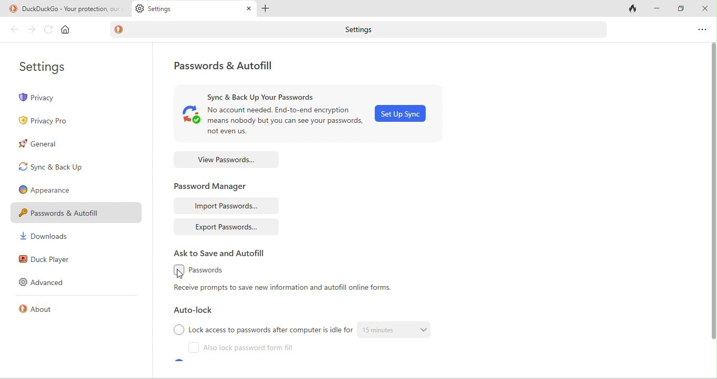 This screenshot has width=717, height=379. What do you see at coordinates (288, 289) in the screenshot?
I see `receive prompts to save new information and autofill online forms` at bounding box center [288, 289].